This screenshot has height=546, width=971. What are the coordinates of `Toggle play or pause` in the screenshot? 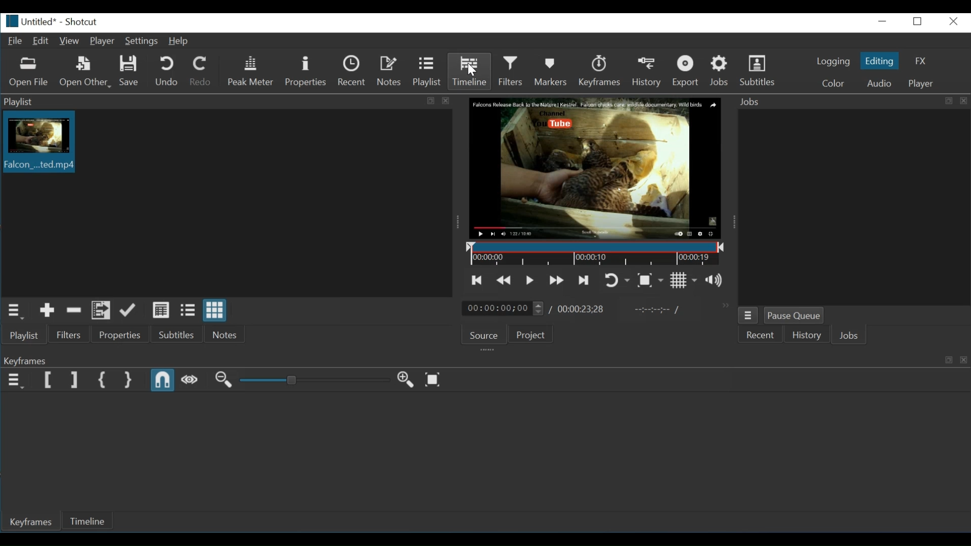 It's located at (529, 281).